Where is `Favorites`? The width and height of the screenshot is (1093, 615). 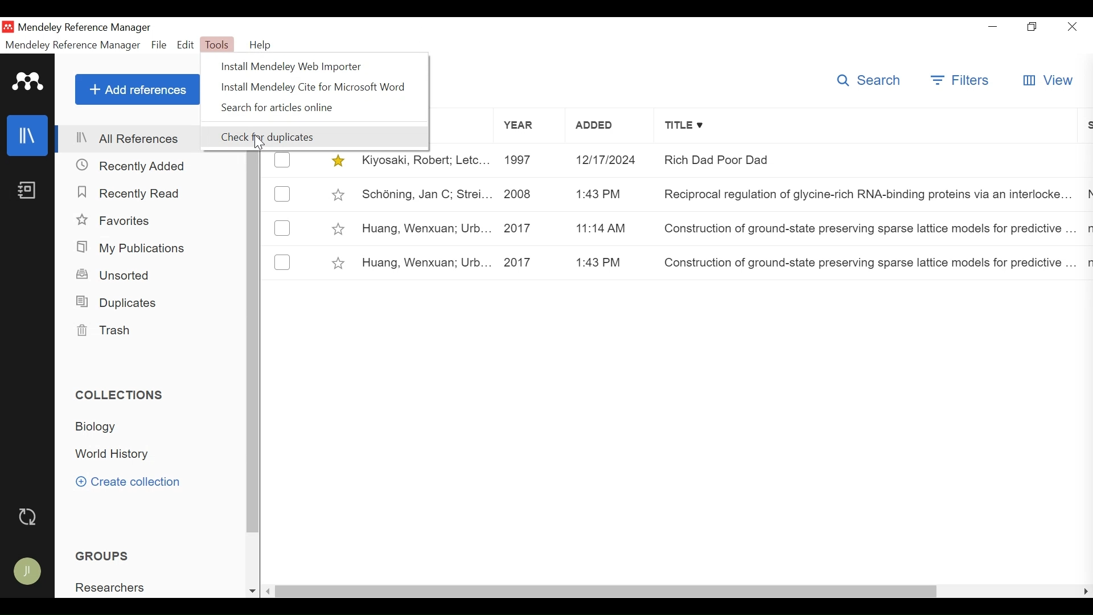
Favorites is located at coordinates (114, 221).